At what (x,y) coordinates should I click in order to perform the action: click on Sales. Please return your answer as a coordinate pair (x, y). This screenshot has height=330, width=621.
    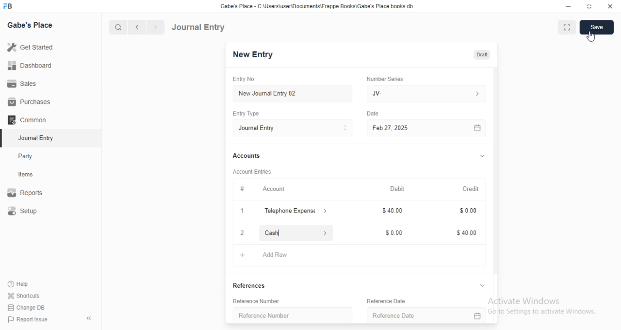
    Looking at the image, I should click on (24, 84).